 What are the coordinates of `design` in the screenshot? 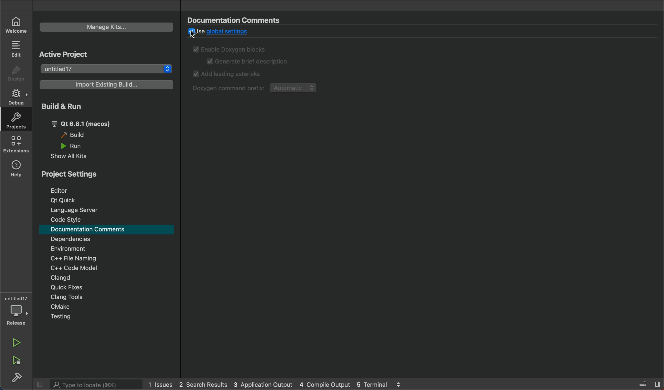 It's located at (16, 73).